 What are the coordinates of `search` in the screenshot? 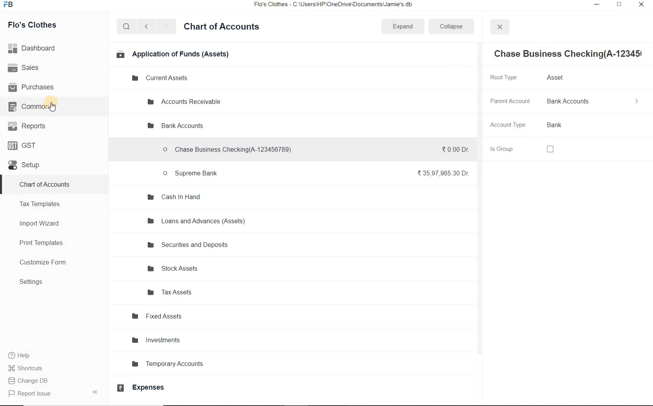 It's located at (127, 27).